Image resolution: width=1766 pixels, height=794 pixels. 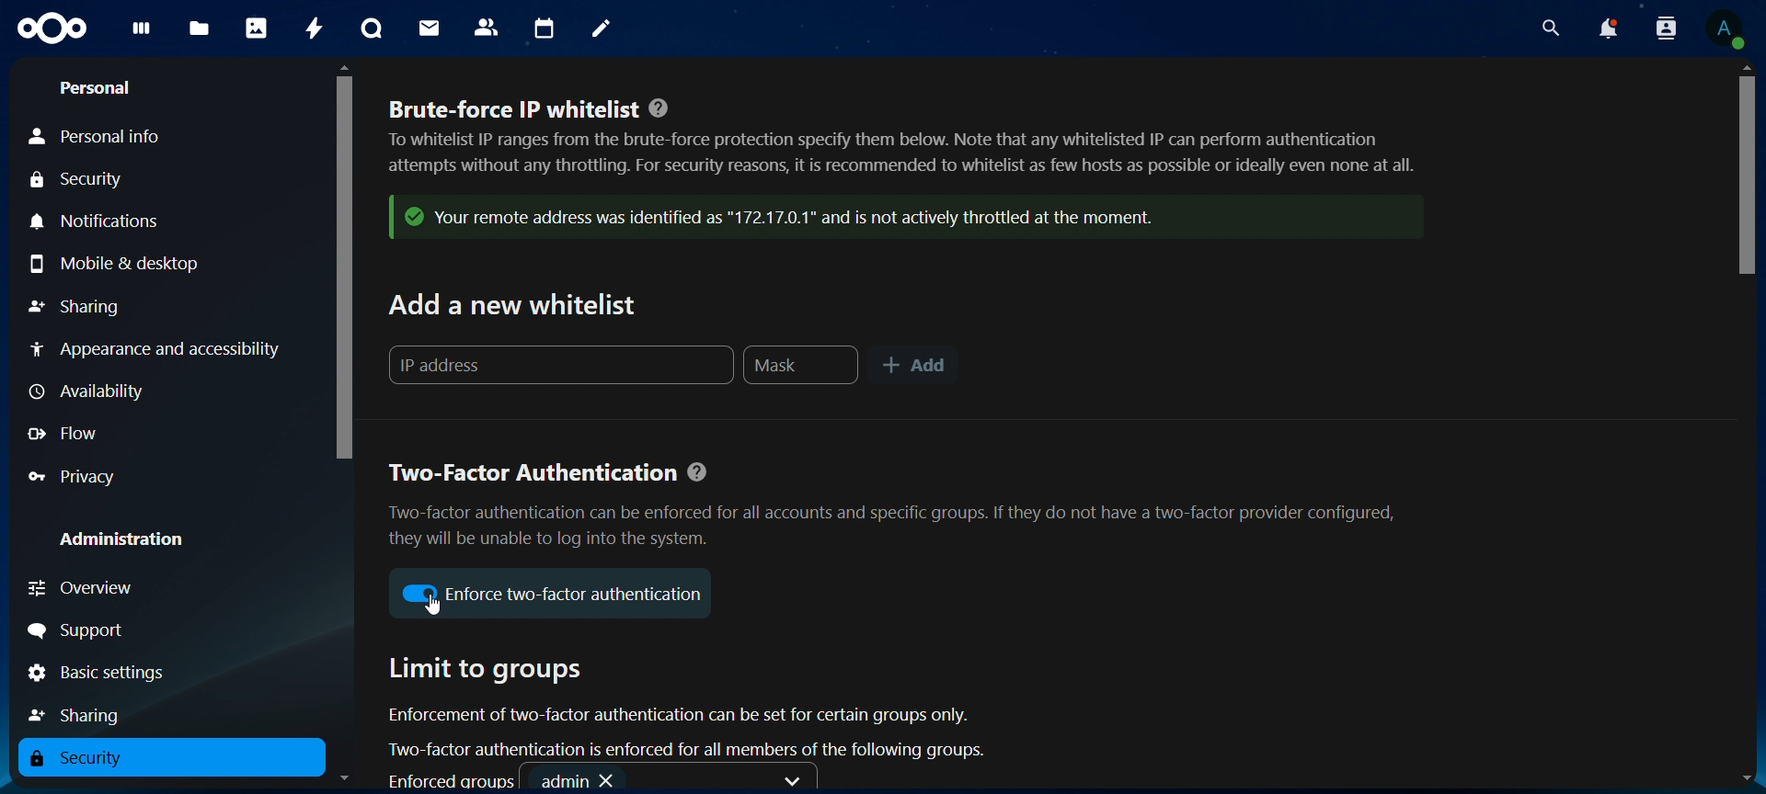 I want to click on photos, so click(x=258, y=30).